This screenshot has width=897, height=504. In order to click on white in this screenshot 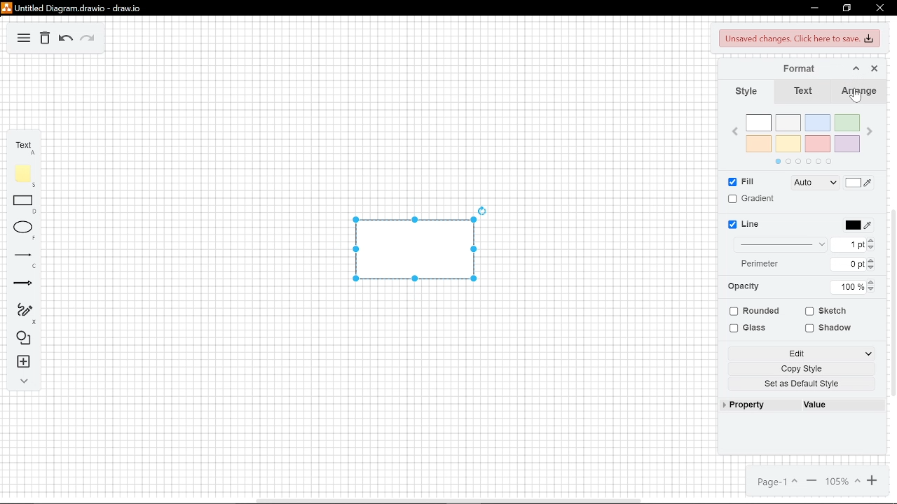, I will do `click(758, 123)`.